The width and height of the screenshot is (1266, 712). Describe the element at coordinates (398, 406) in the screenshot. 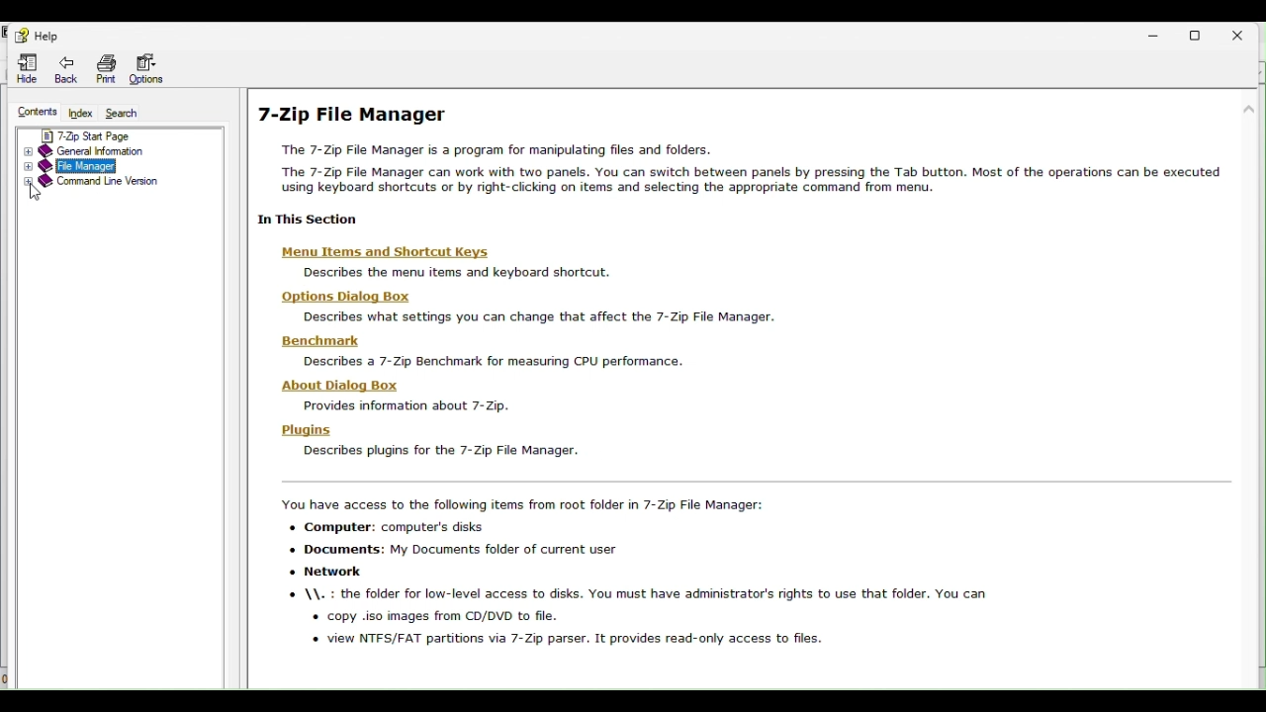

I see `Provides information about 7-Zip.` at that location.